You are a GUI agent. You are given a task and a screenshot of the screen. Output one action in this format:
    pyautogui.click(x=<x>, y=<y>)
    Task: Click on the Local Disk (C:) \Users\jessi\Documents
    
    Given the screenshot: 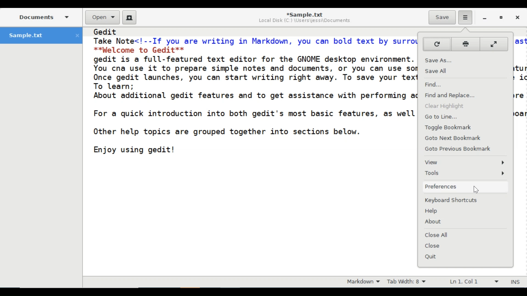 What is the action you would take?
    pyautogui.click(x=304, y=21)
    